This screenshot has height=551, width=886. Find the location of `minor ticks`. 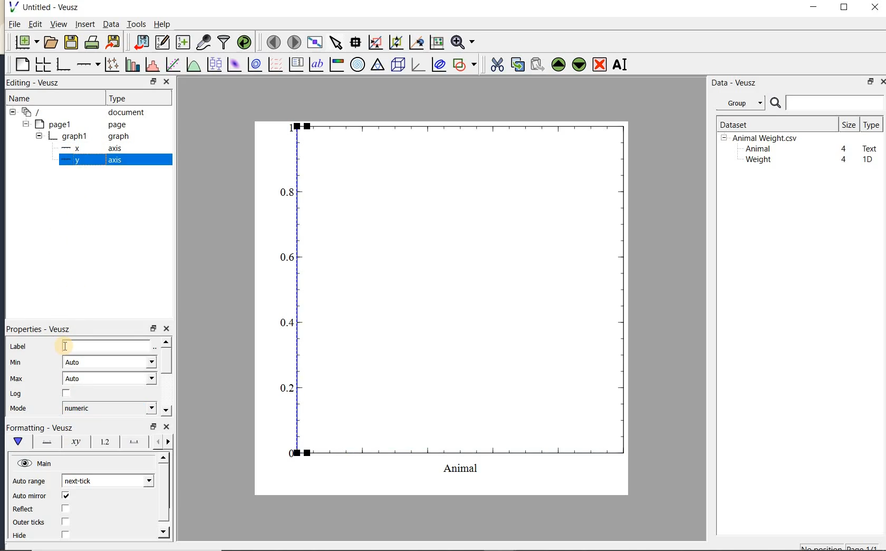

minor ticks is located at coordinates (161, 442).